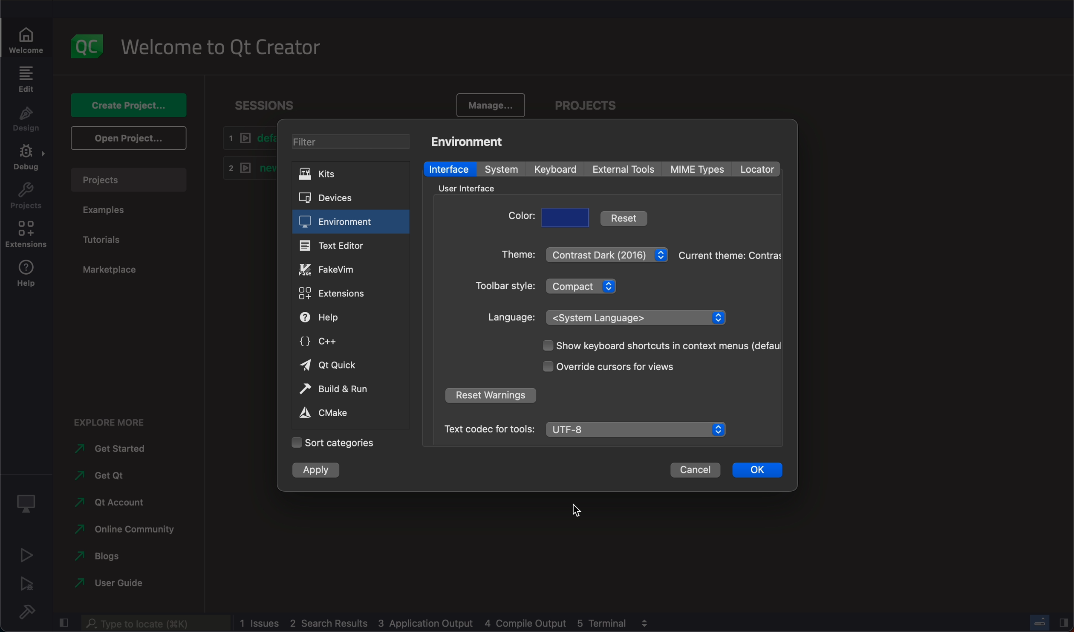  What do you see at coordinates (695, 470) in the screenshot?
I see `cancel` at bounding box center [695, 470].